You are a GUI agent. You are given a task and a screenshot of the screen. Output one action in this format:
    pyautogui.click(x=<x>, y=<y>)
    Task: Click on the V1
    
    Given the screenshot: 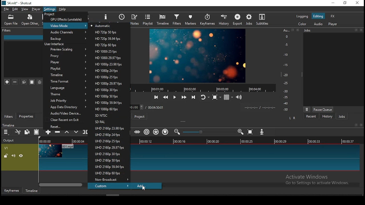 What is the action you would take?
    pyautogui.click(x=6, y=148)
    